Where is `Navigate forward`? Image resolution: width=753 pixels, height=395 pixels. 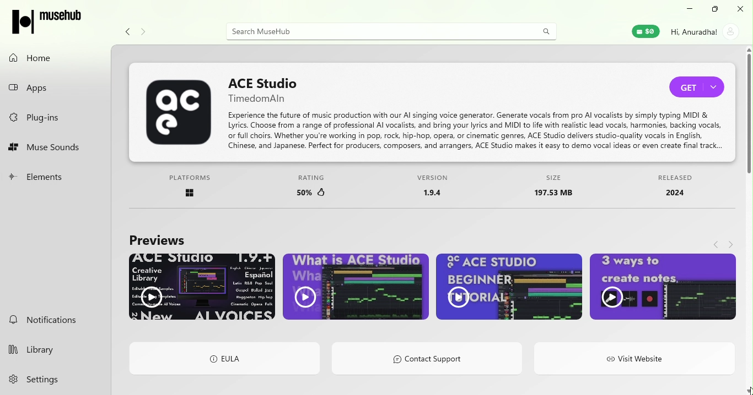 Navigate forward is located at coordinates (142, 29).